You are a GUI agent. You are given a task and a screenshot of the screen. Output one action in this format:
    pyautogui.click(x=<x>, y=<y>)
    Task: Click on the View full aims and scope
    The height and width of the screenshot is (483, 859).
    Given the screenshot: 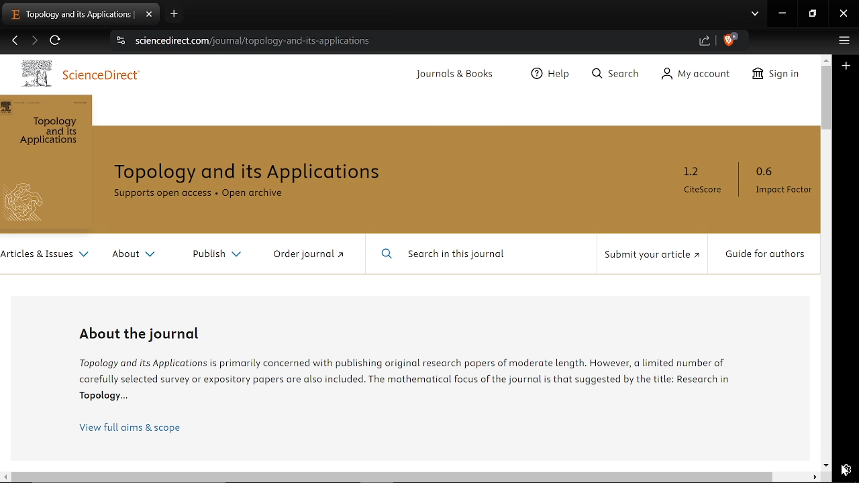 What is the action you would take?
    pyautogui.click(x=129, y=429)
    